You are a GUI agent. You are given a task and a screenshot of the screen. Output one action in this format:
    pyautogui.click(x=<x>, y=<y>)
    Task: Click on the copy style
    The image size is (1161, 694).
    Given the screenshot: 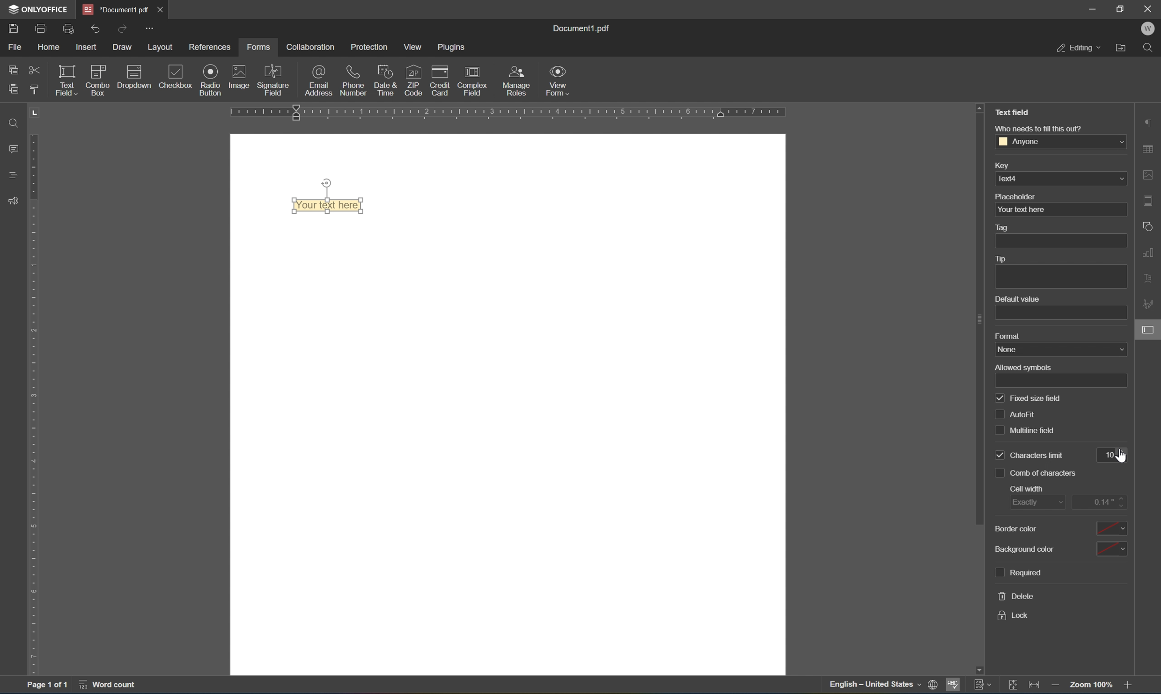 What is the action you would take?
    pyautogui.click(x=34, y=89)
    